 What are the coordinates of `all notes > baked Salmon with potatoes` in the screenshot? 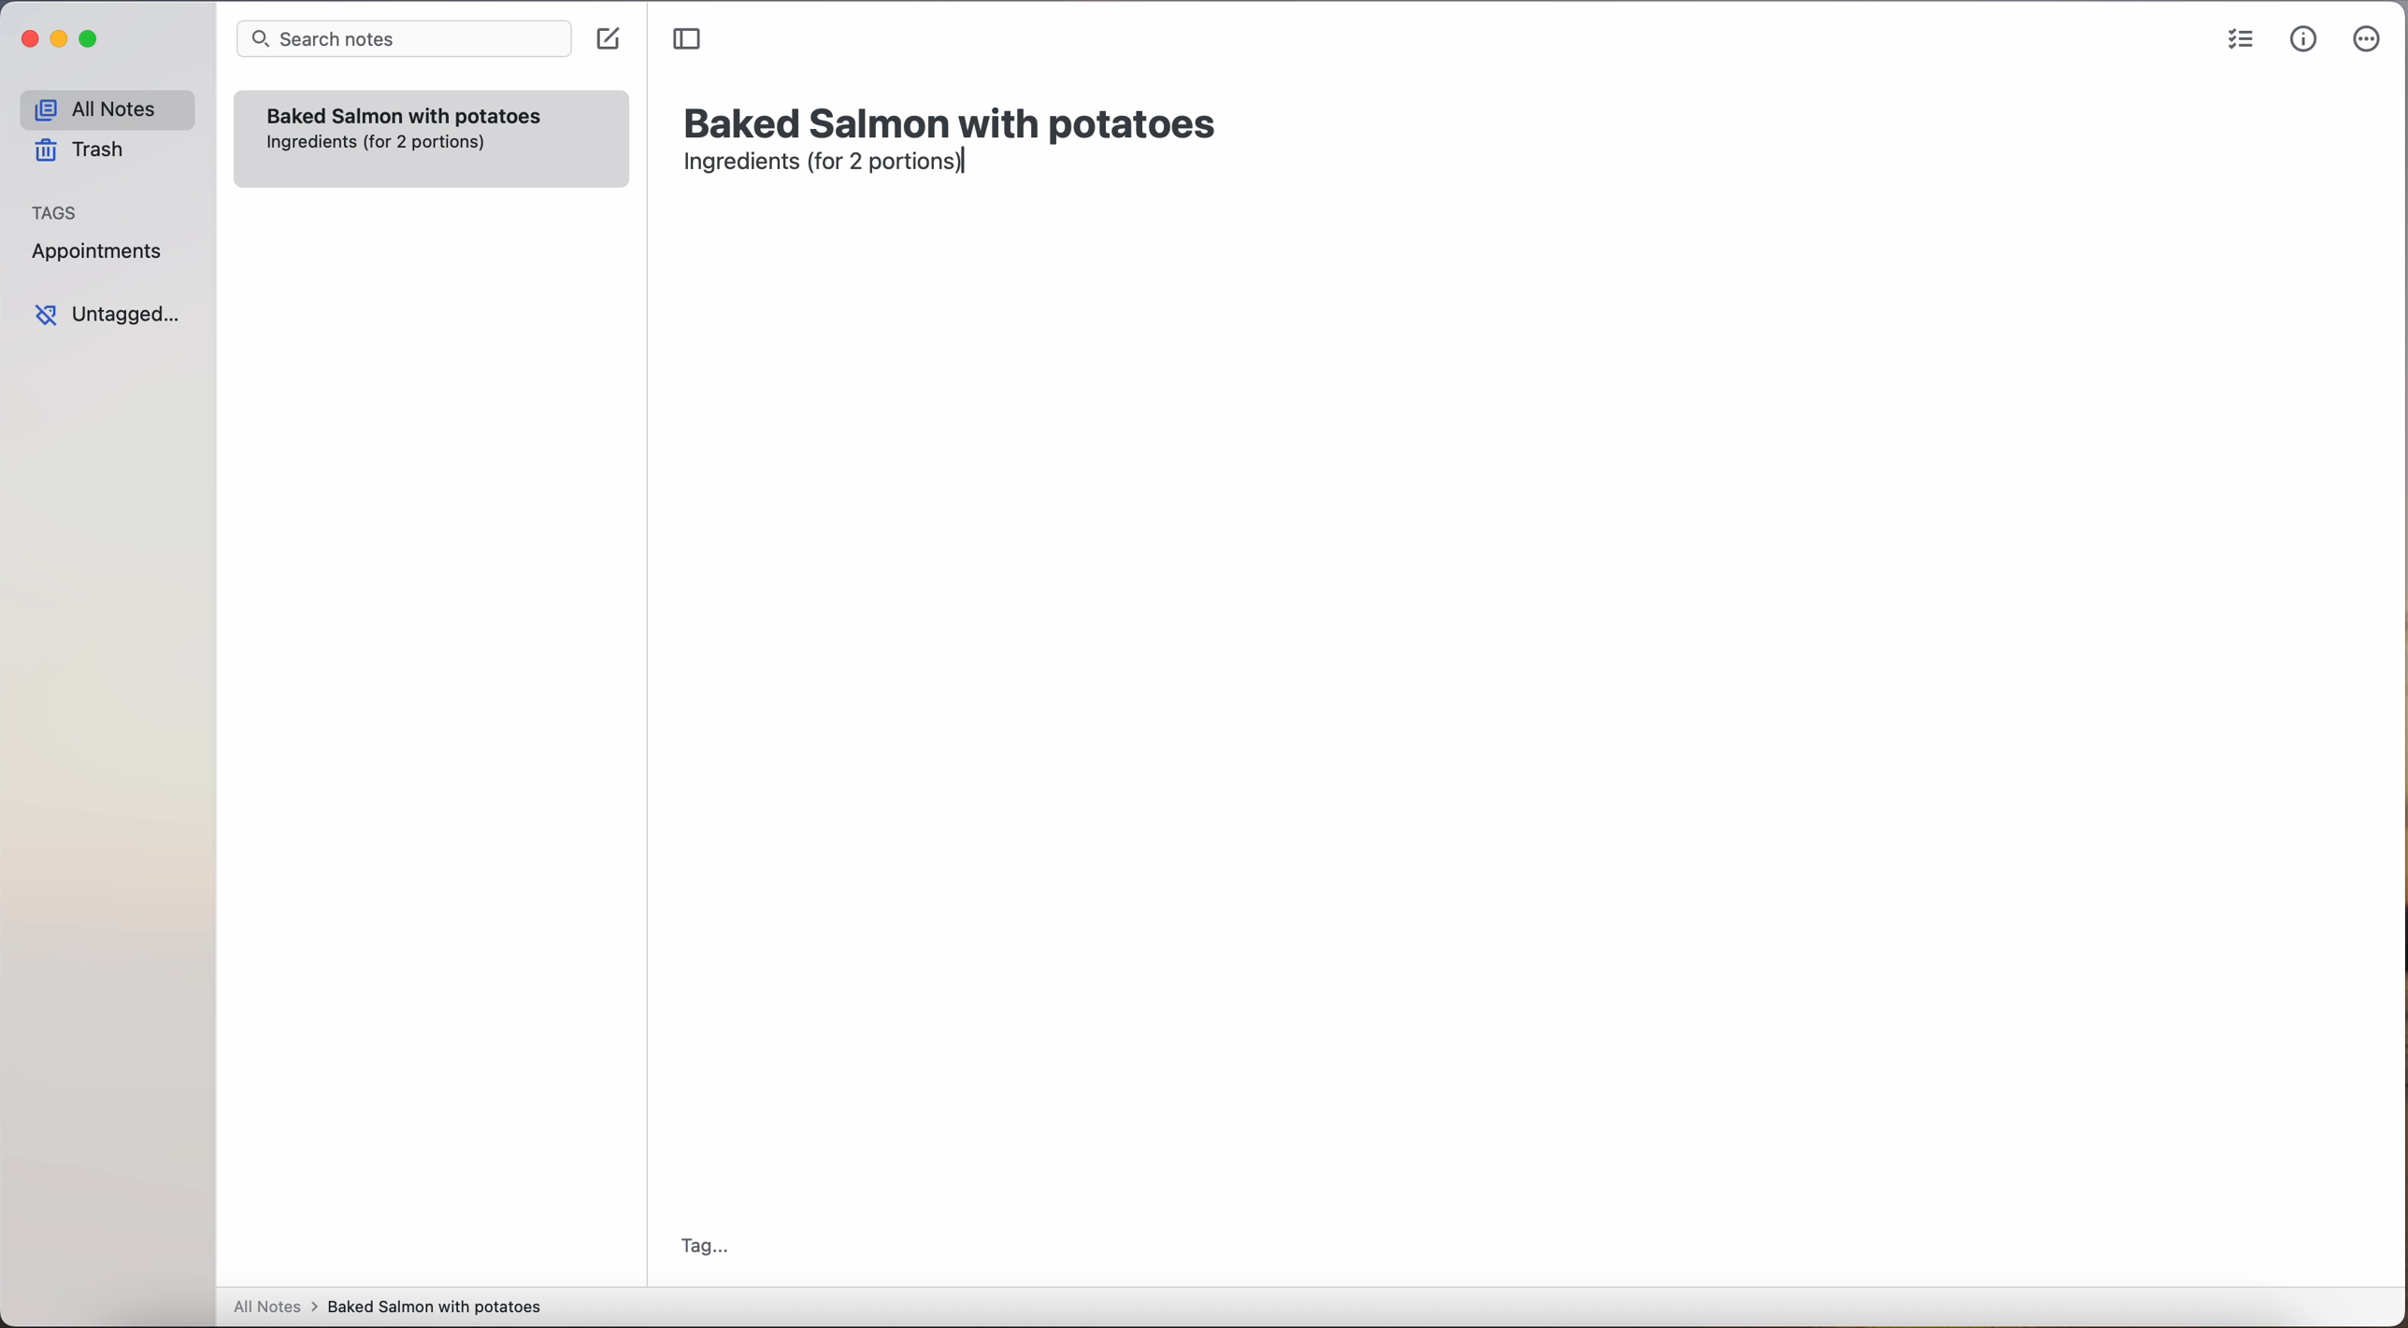 It's located at (388, 1306).